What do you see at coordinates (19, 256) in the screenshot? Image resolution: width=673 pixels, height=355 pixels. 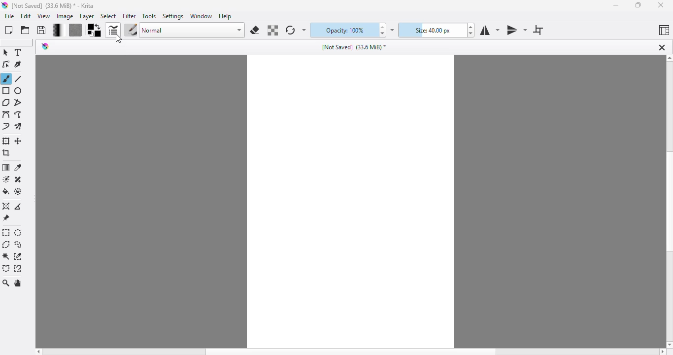 I see `similar color selection tool` at bounding box center [19, 256].